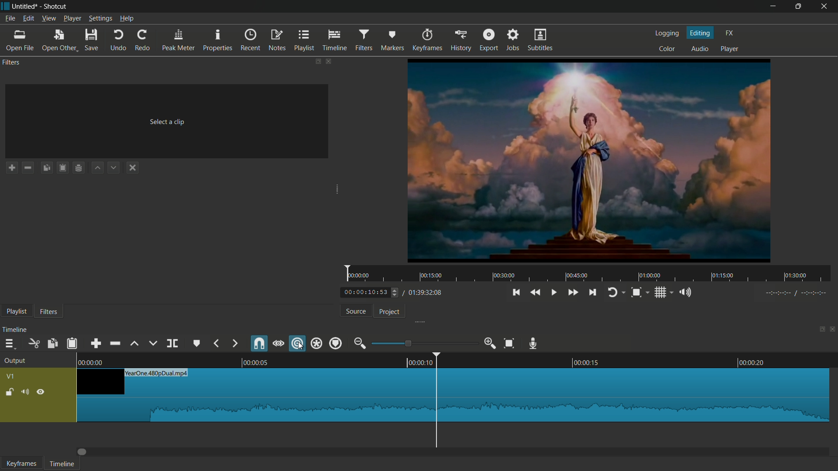 The image size is (838, 471). Describe the element at coordinates (56, 6) in the screenshot. I see `app name` at that location.